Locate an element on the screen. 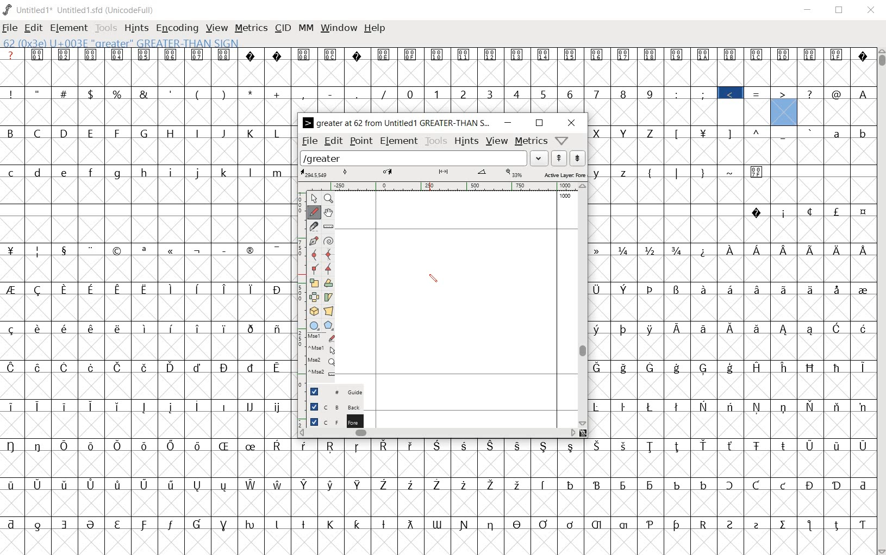 This screenshot has height=555, width=886. Add a corner point is located at coordinates (315, 268).